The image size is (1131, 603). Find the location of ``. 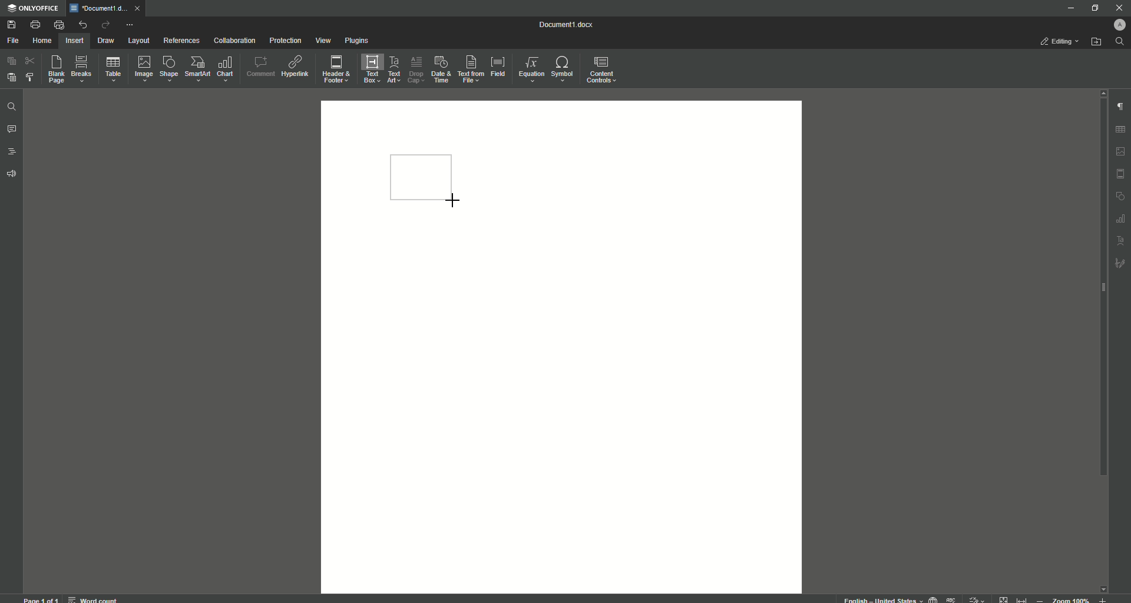

 is located at coordinates (285, 42).